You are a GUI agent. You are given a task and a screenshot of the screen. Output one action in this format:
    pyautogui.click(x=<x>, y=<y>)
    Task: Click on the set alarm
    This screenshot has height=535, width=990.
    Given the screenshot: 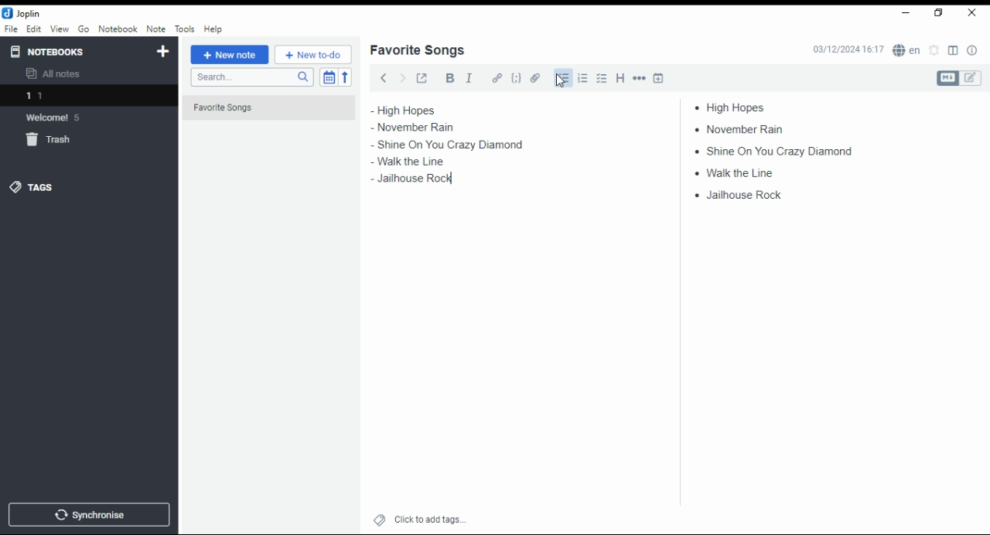 What is the action you would take?
    pyautogui.click(x=935, y=50)
    